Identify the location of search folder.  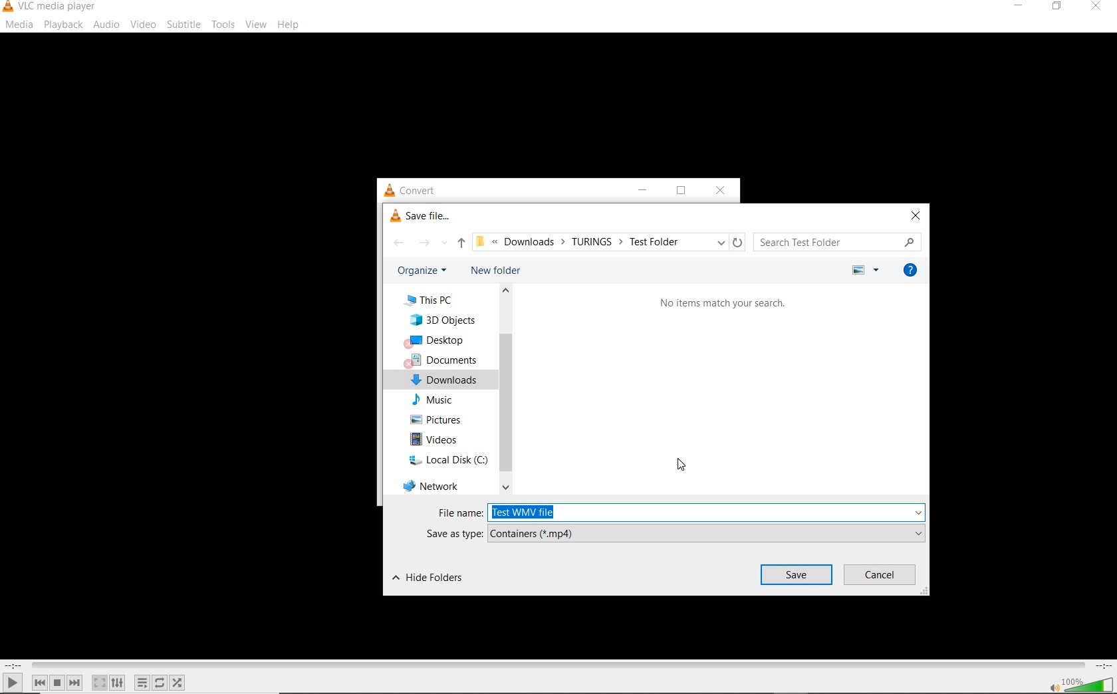
(838, 241).